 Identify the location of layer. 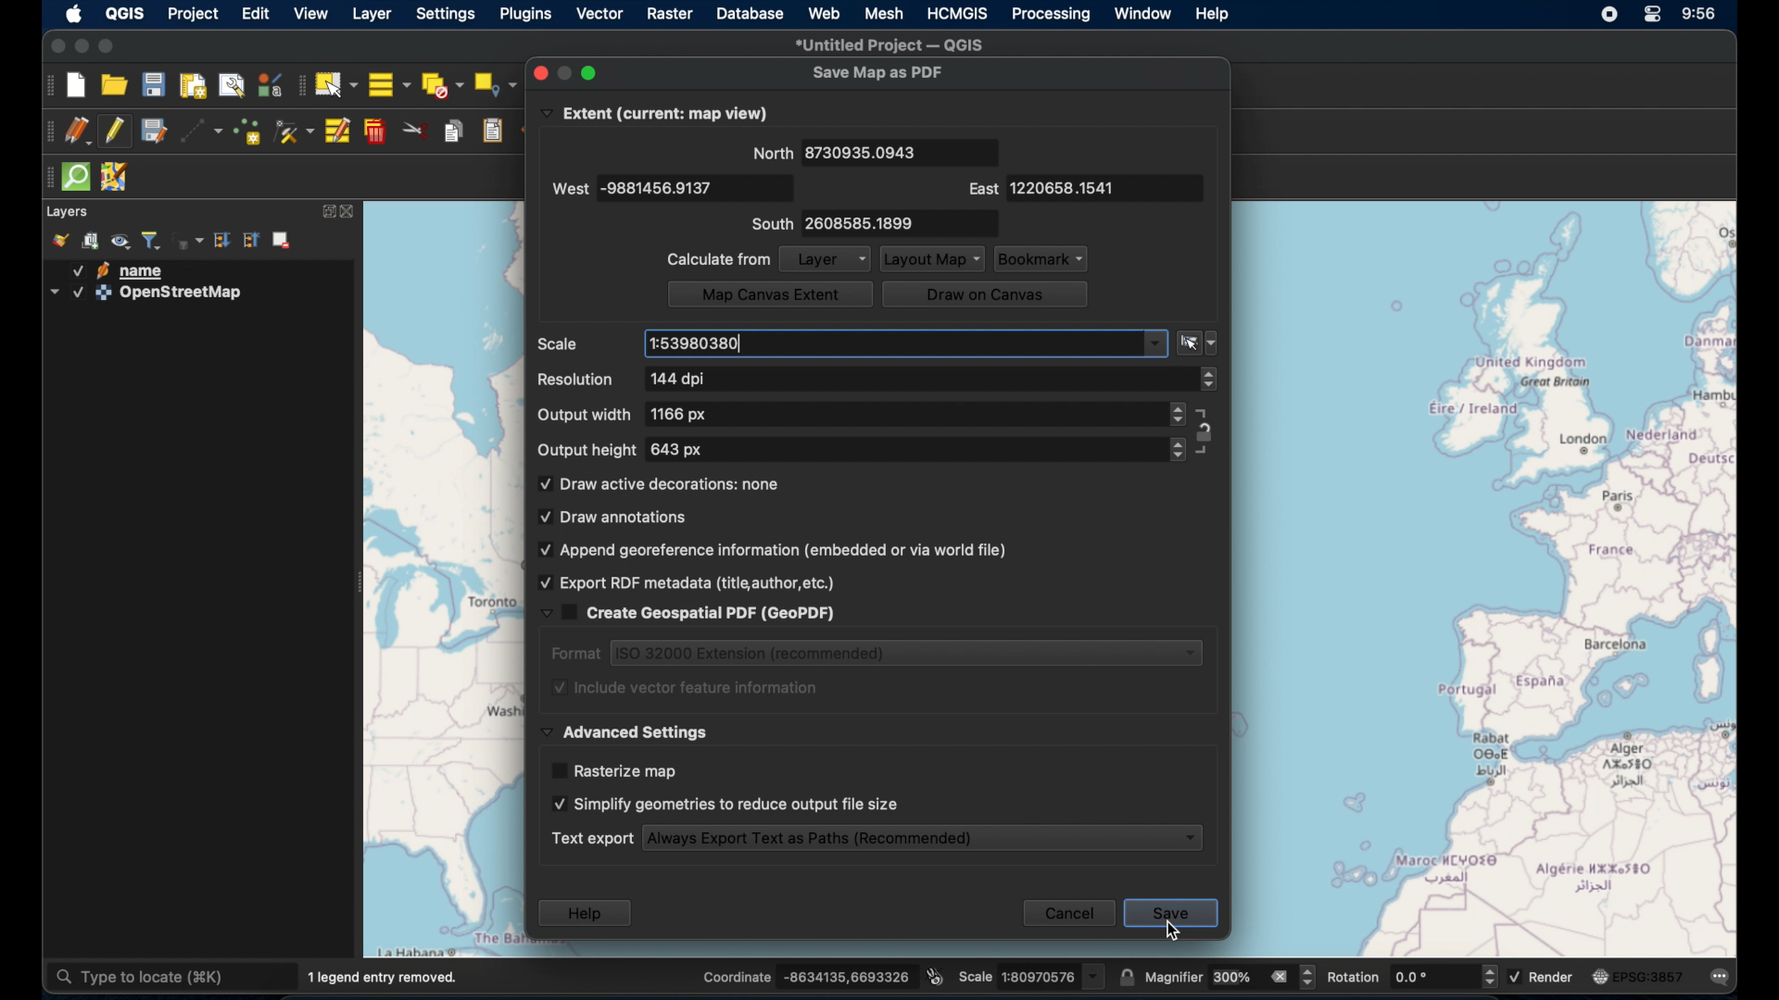
(372, 15).